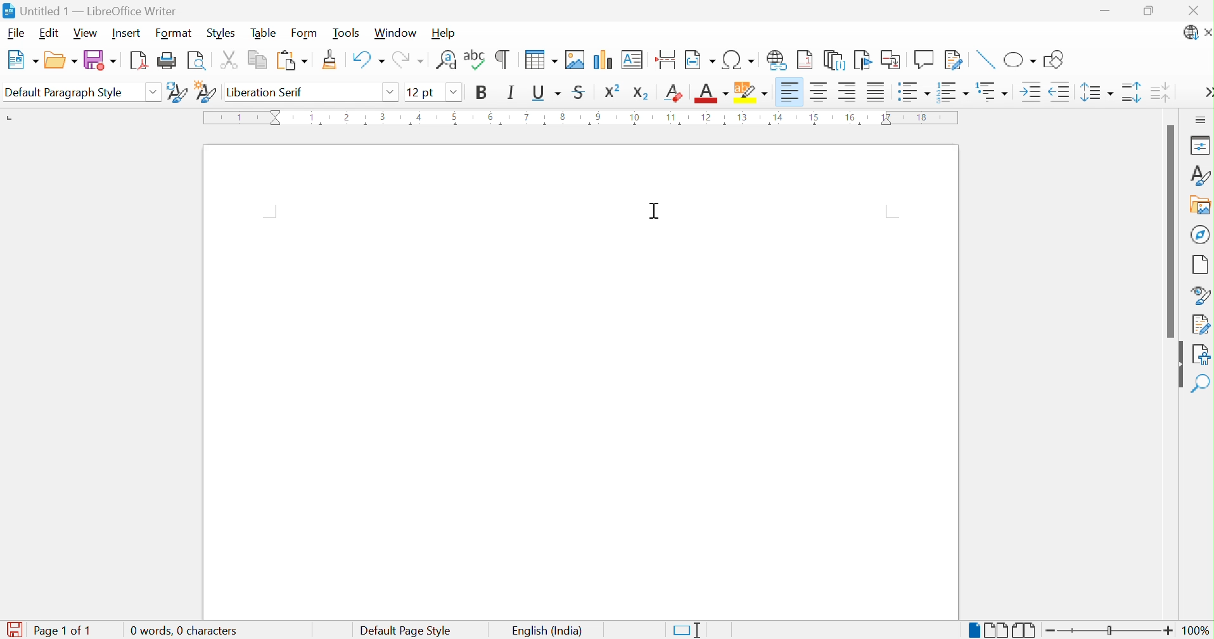 Image resolution: width=1214 pixels, height=639 pixels. Describe the element at coordinates (89, 11) in the screenshot. I see `Untitled 1 - LibreOffice Writer` at that location.